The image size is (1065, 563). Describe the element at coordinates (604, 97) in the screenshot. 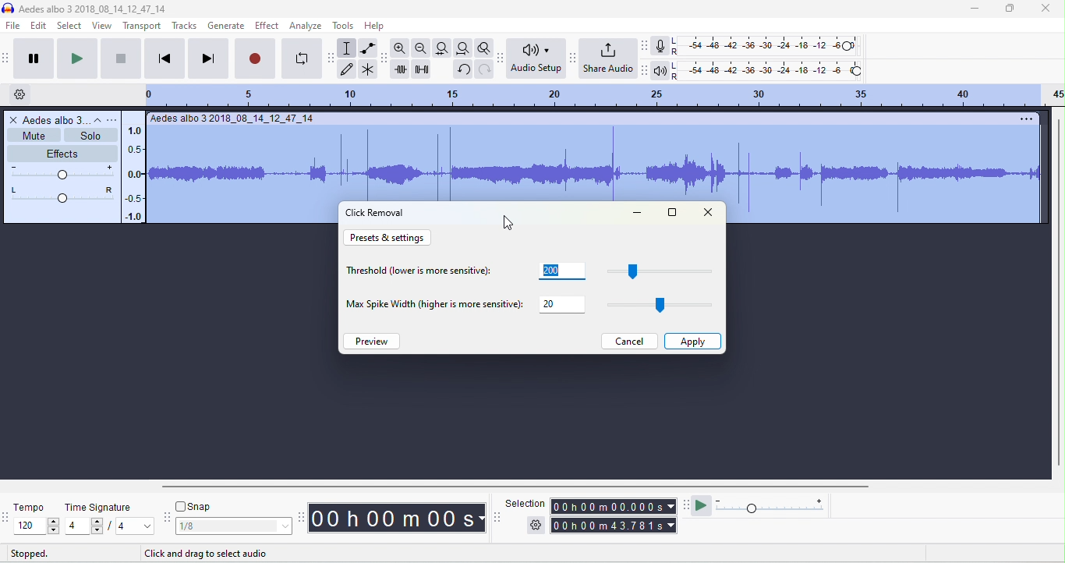

I see `looping region` at that location.